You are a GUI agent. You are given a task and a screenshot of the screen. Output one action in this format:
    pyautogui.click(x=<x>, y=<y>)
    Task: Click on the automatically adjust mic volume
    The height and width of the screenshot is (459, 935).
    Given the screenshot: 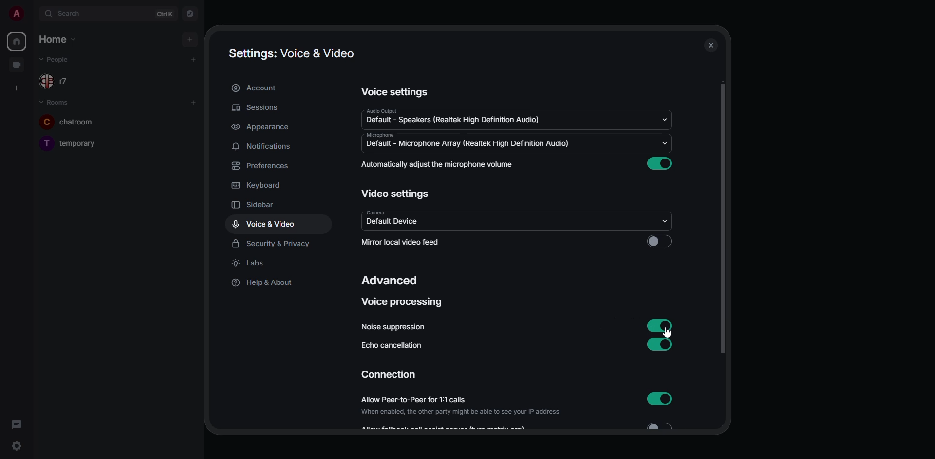 What is the action you would take?
    pyautogui.click(x=437, y=164)
    